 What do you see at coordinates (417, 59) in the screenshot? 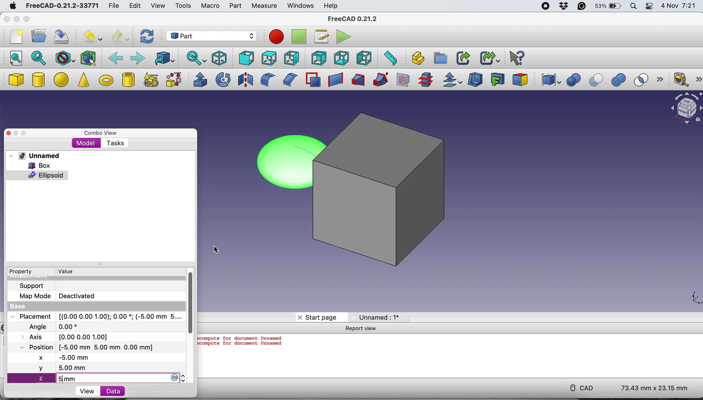
I see `create part` at bounding box center [417, 59].